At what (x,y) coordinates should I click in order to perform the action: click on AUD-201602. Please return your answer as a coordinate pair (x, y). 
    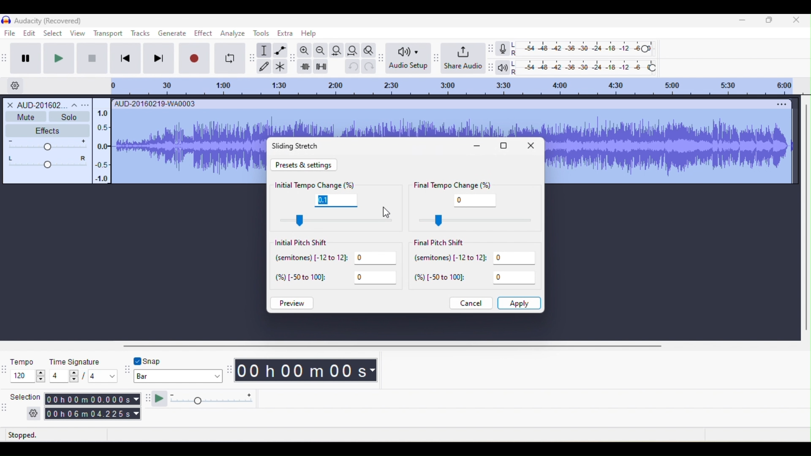
    Looking at the image, I should click on (47, 104).